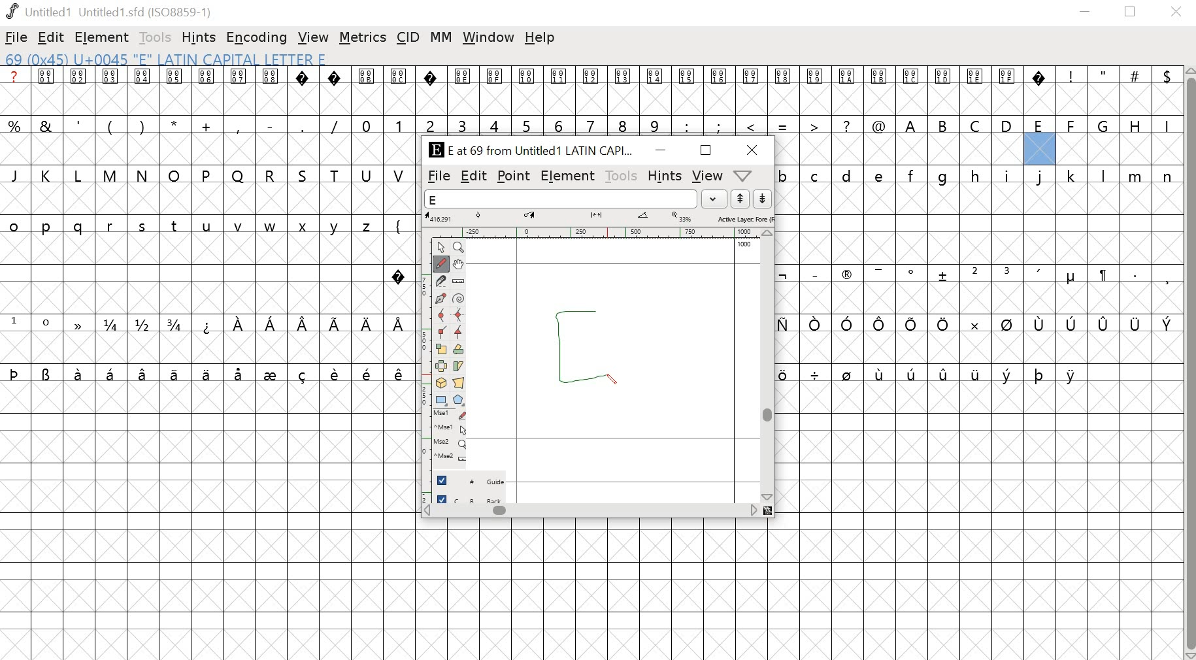  What do you see at coordinates (1189, 363) in the screenshot?
I see `scrollbar` at bounding box center [1189, 363].